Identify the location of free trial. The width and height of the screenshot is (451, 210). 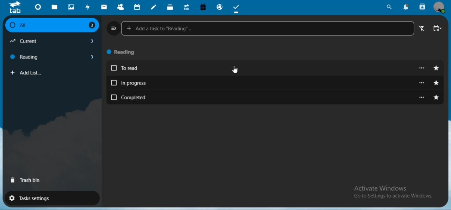
(203, 7).